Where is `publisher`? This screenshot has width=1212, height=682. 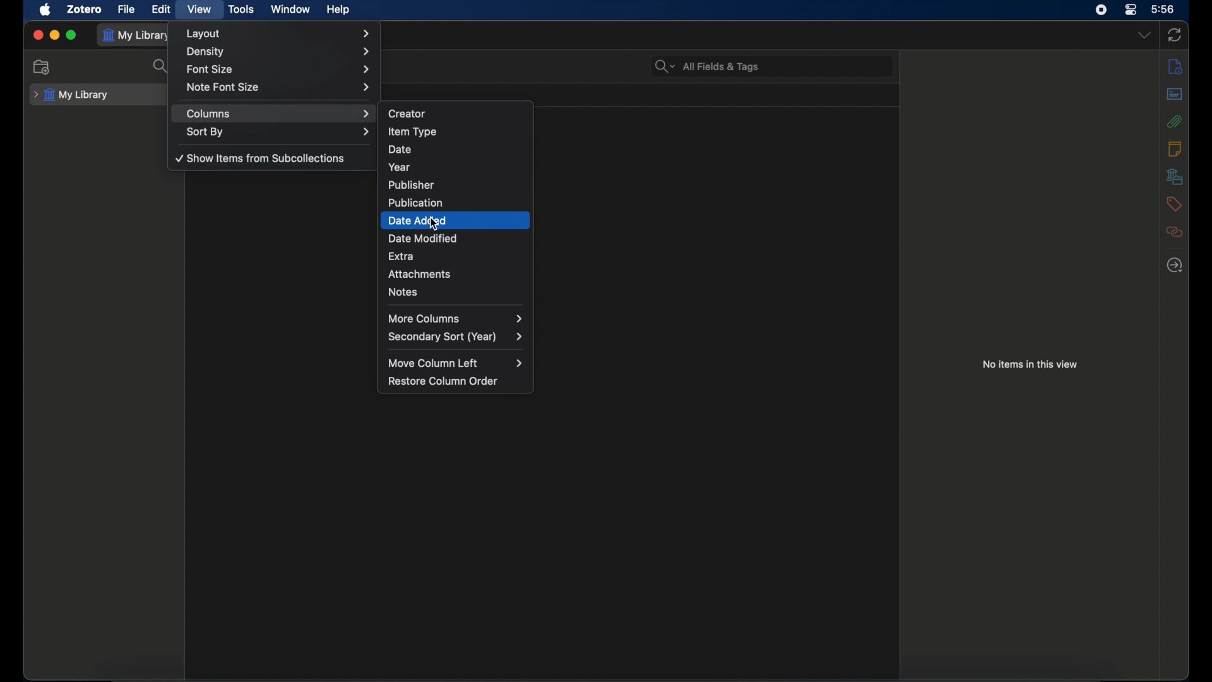
publisher is located at coordinates (454, 185).